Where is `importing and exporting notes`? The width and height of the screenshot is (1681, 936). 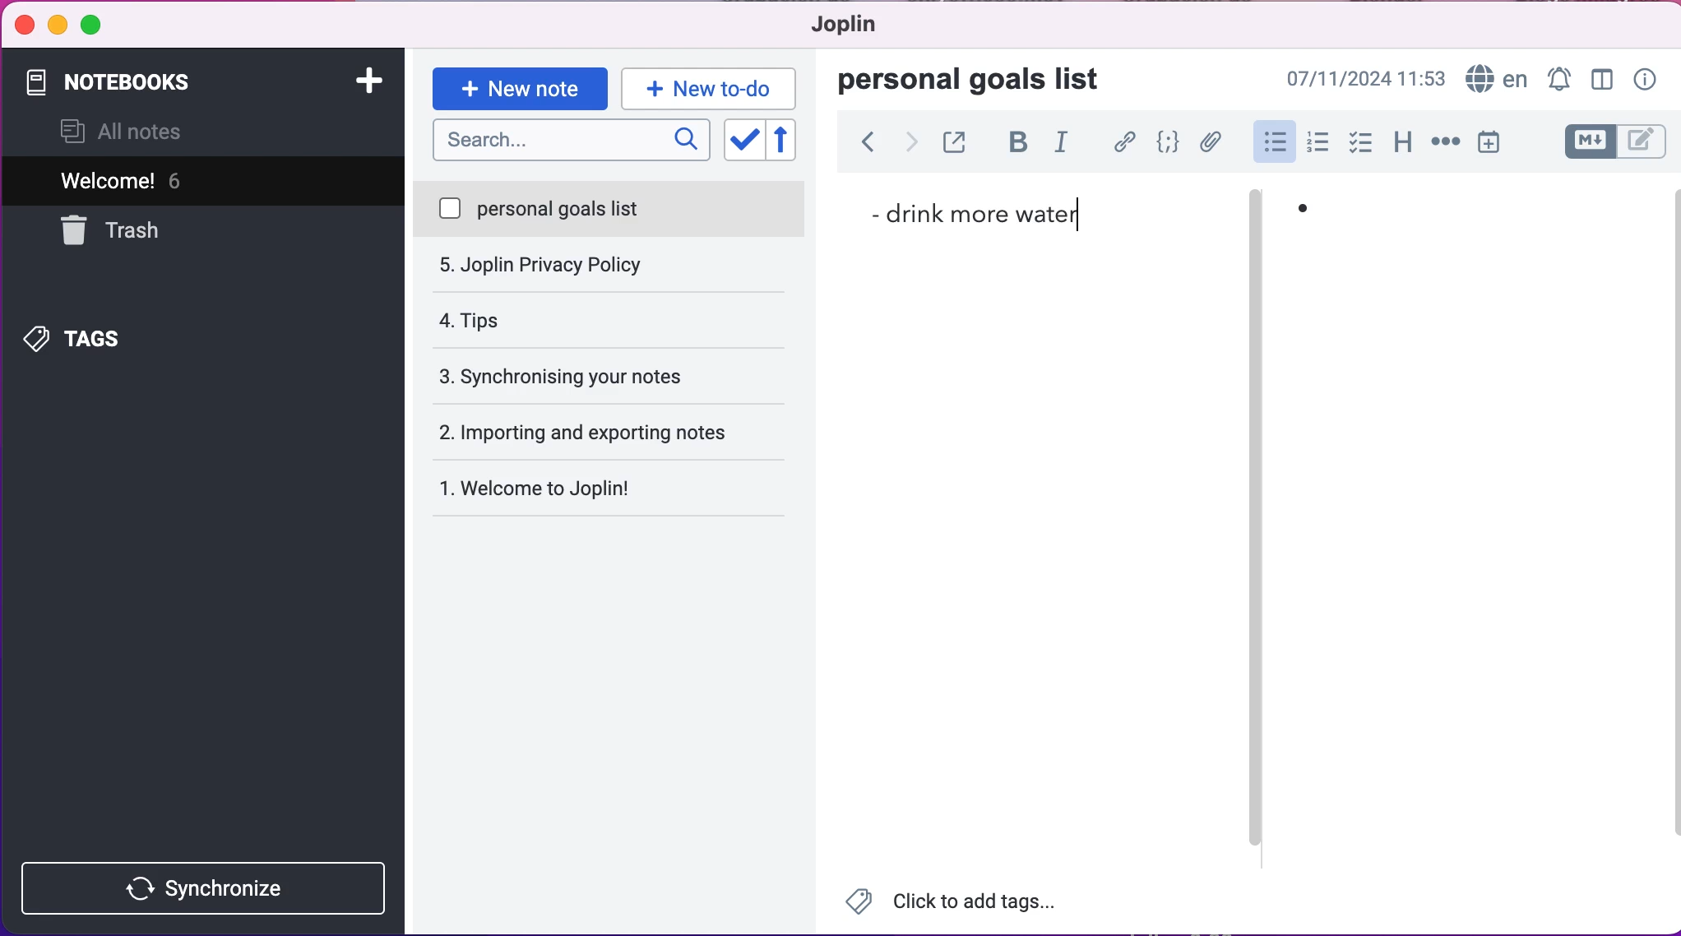
importing and exporting notes is located at coordinates (618, 375).